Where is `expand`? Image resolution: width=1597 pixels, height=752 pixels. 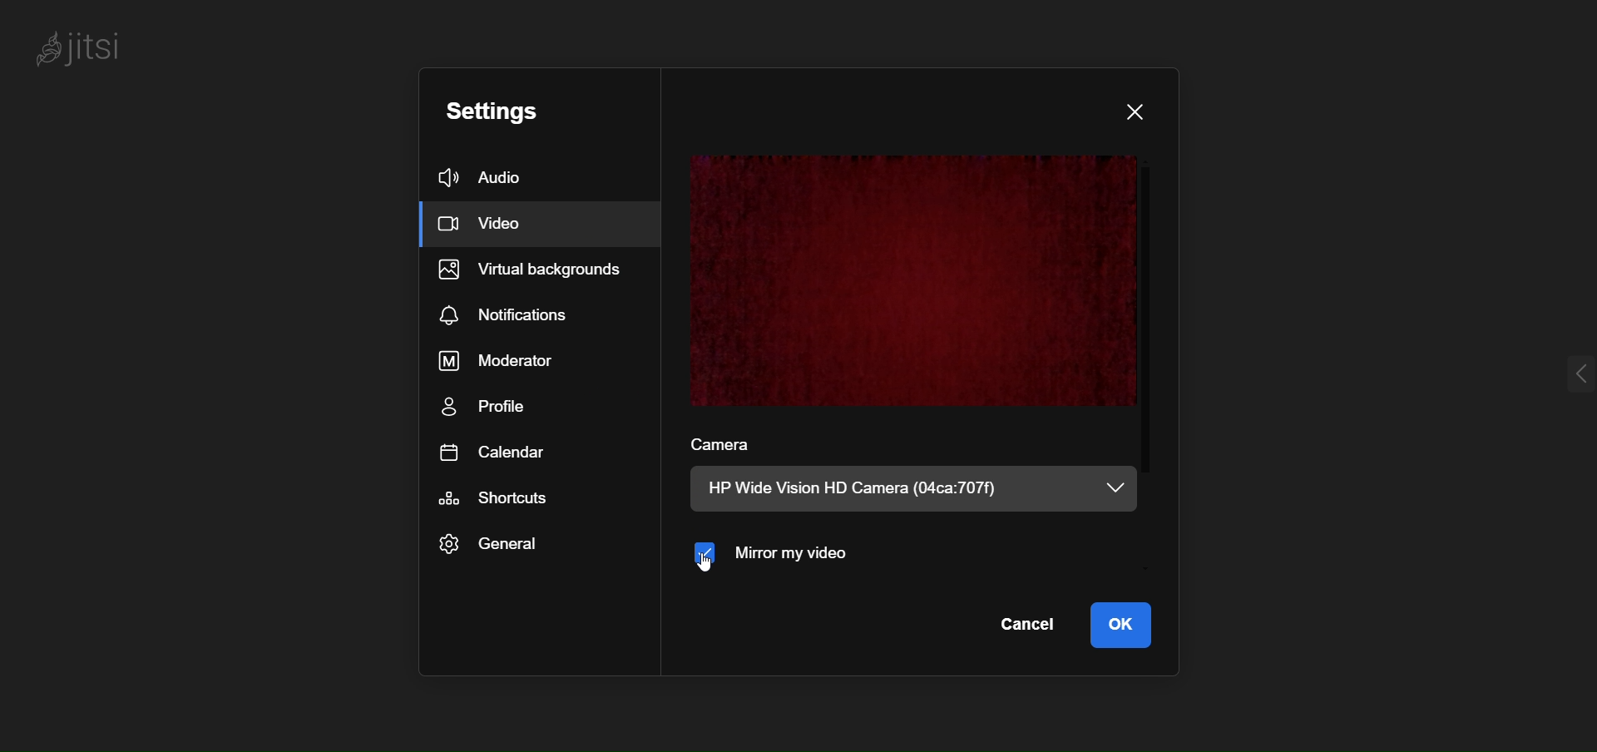 expand is located at coordinates (1567, 377).